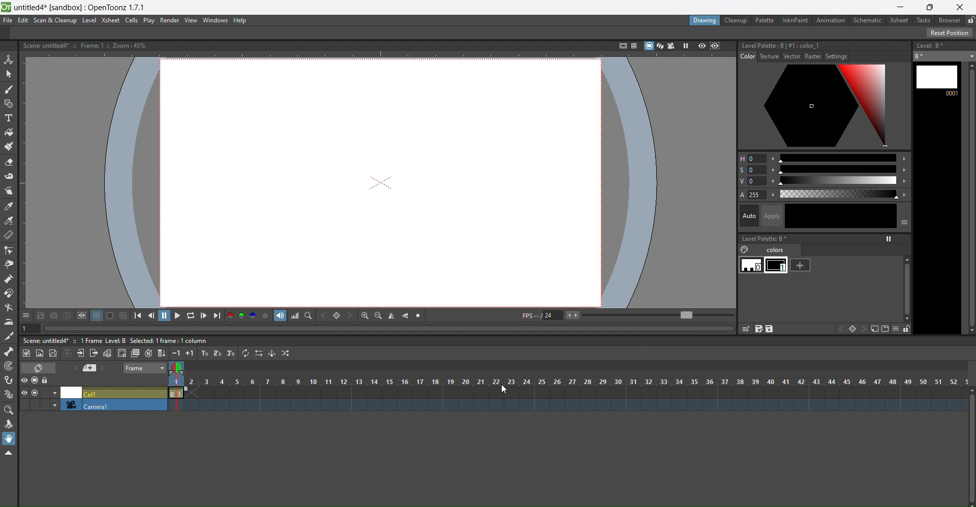 The width and height of the screenshot is (976, 507). Describe the element at coordinates (36, 379) in the screenshot. I see `` at that location.